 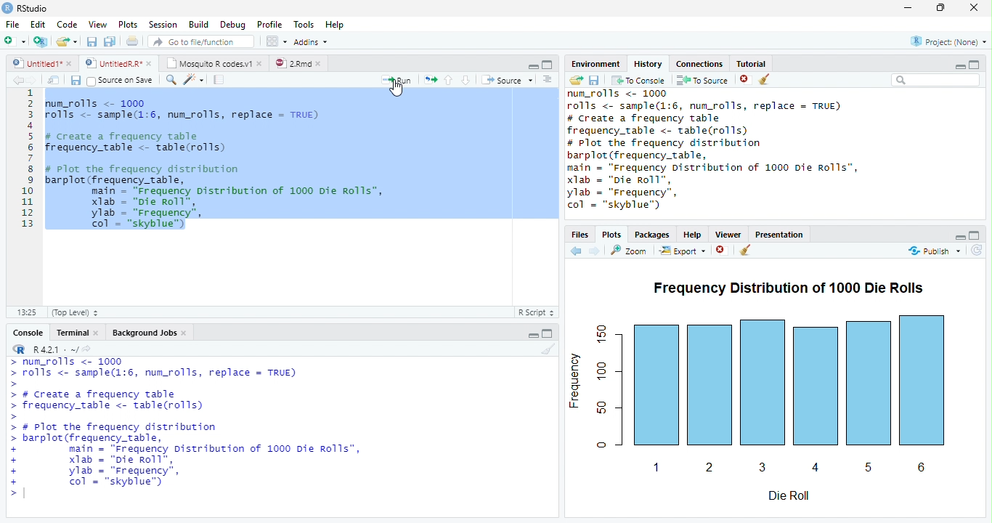 I want to click on 3, so click(x=763, y=466).